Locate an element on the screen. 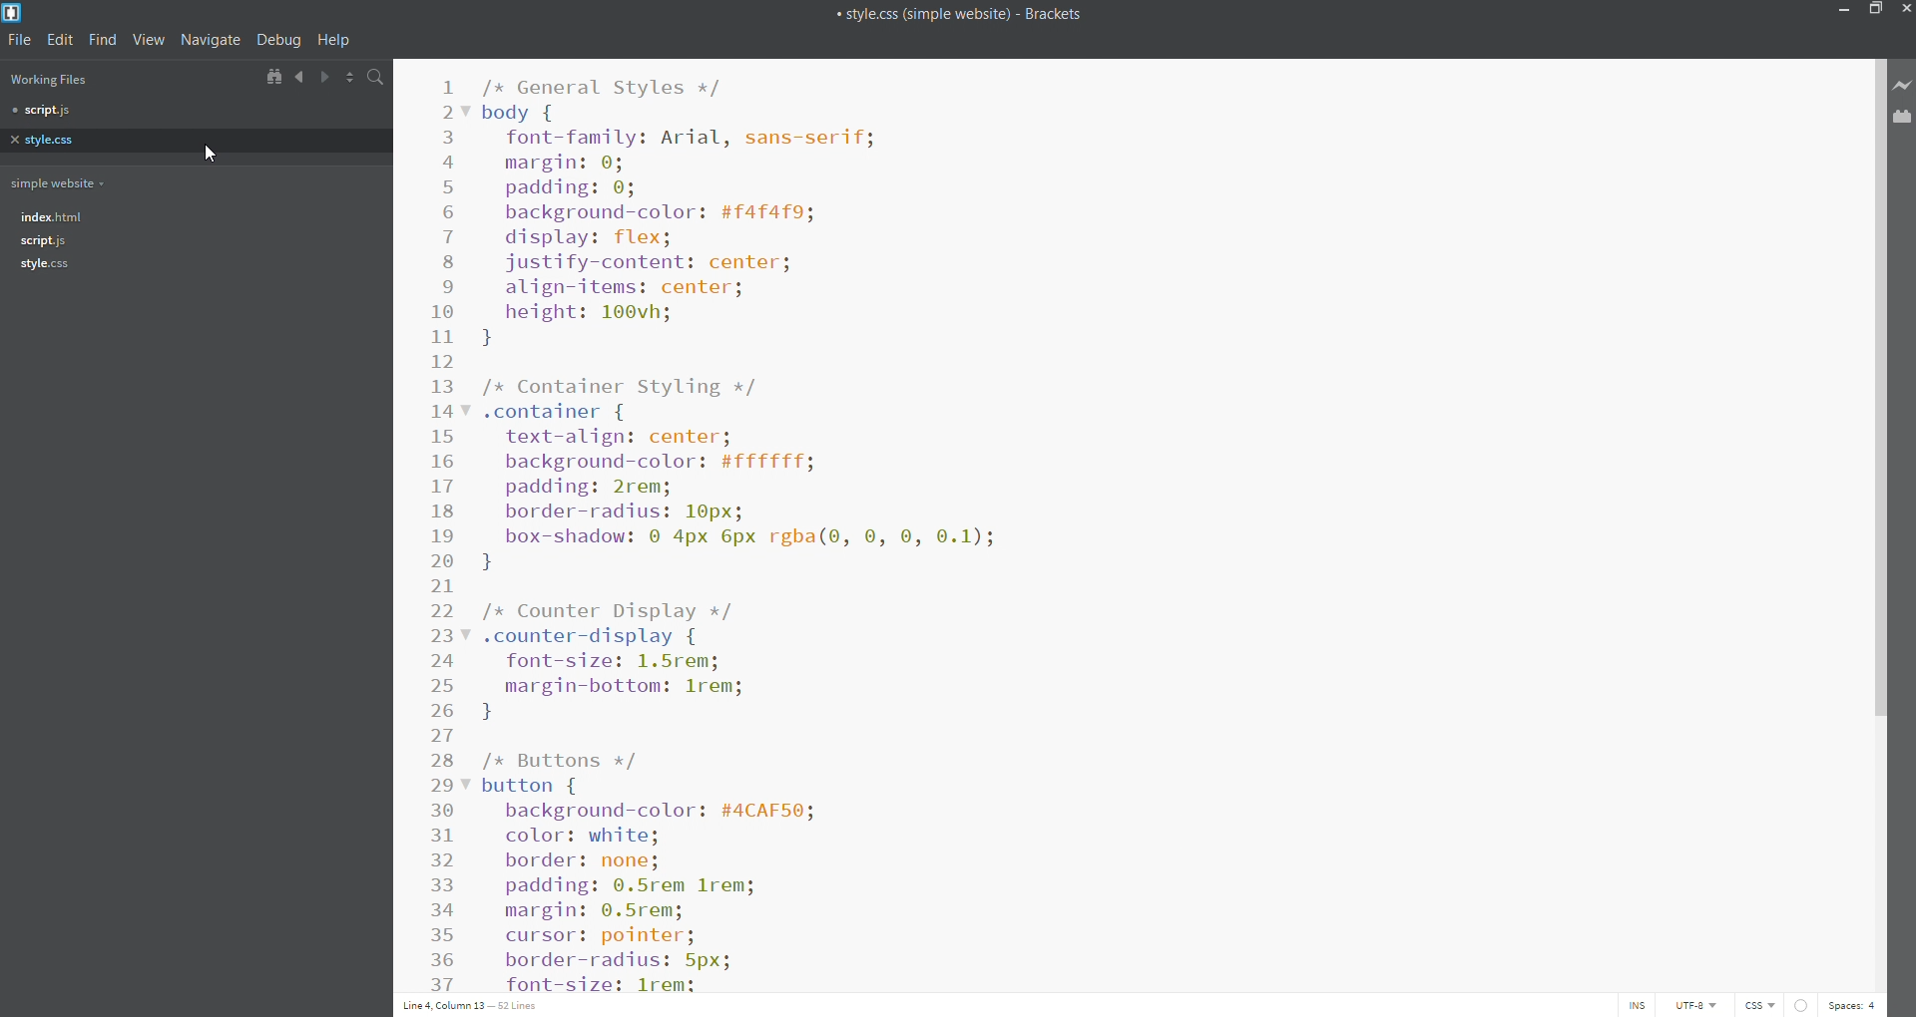 This screenshot has height=1017, width=1916. ins is located at coordinates (1639, 1005).